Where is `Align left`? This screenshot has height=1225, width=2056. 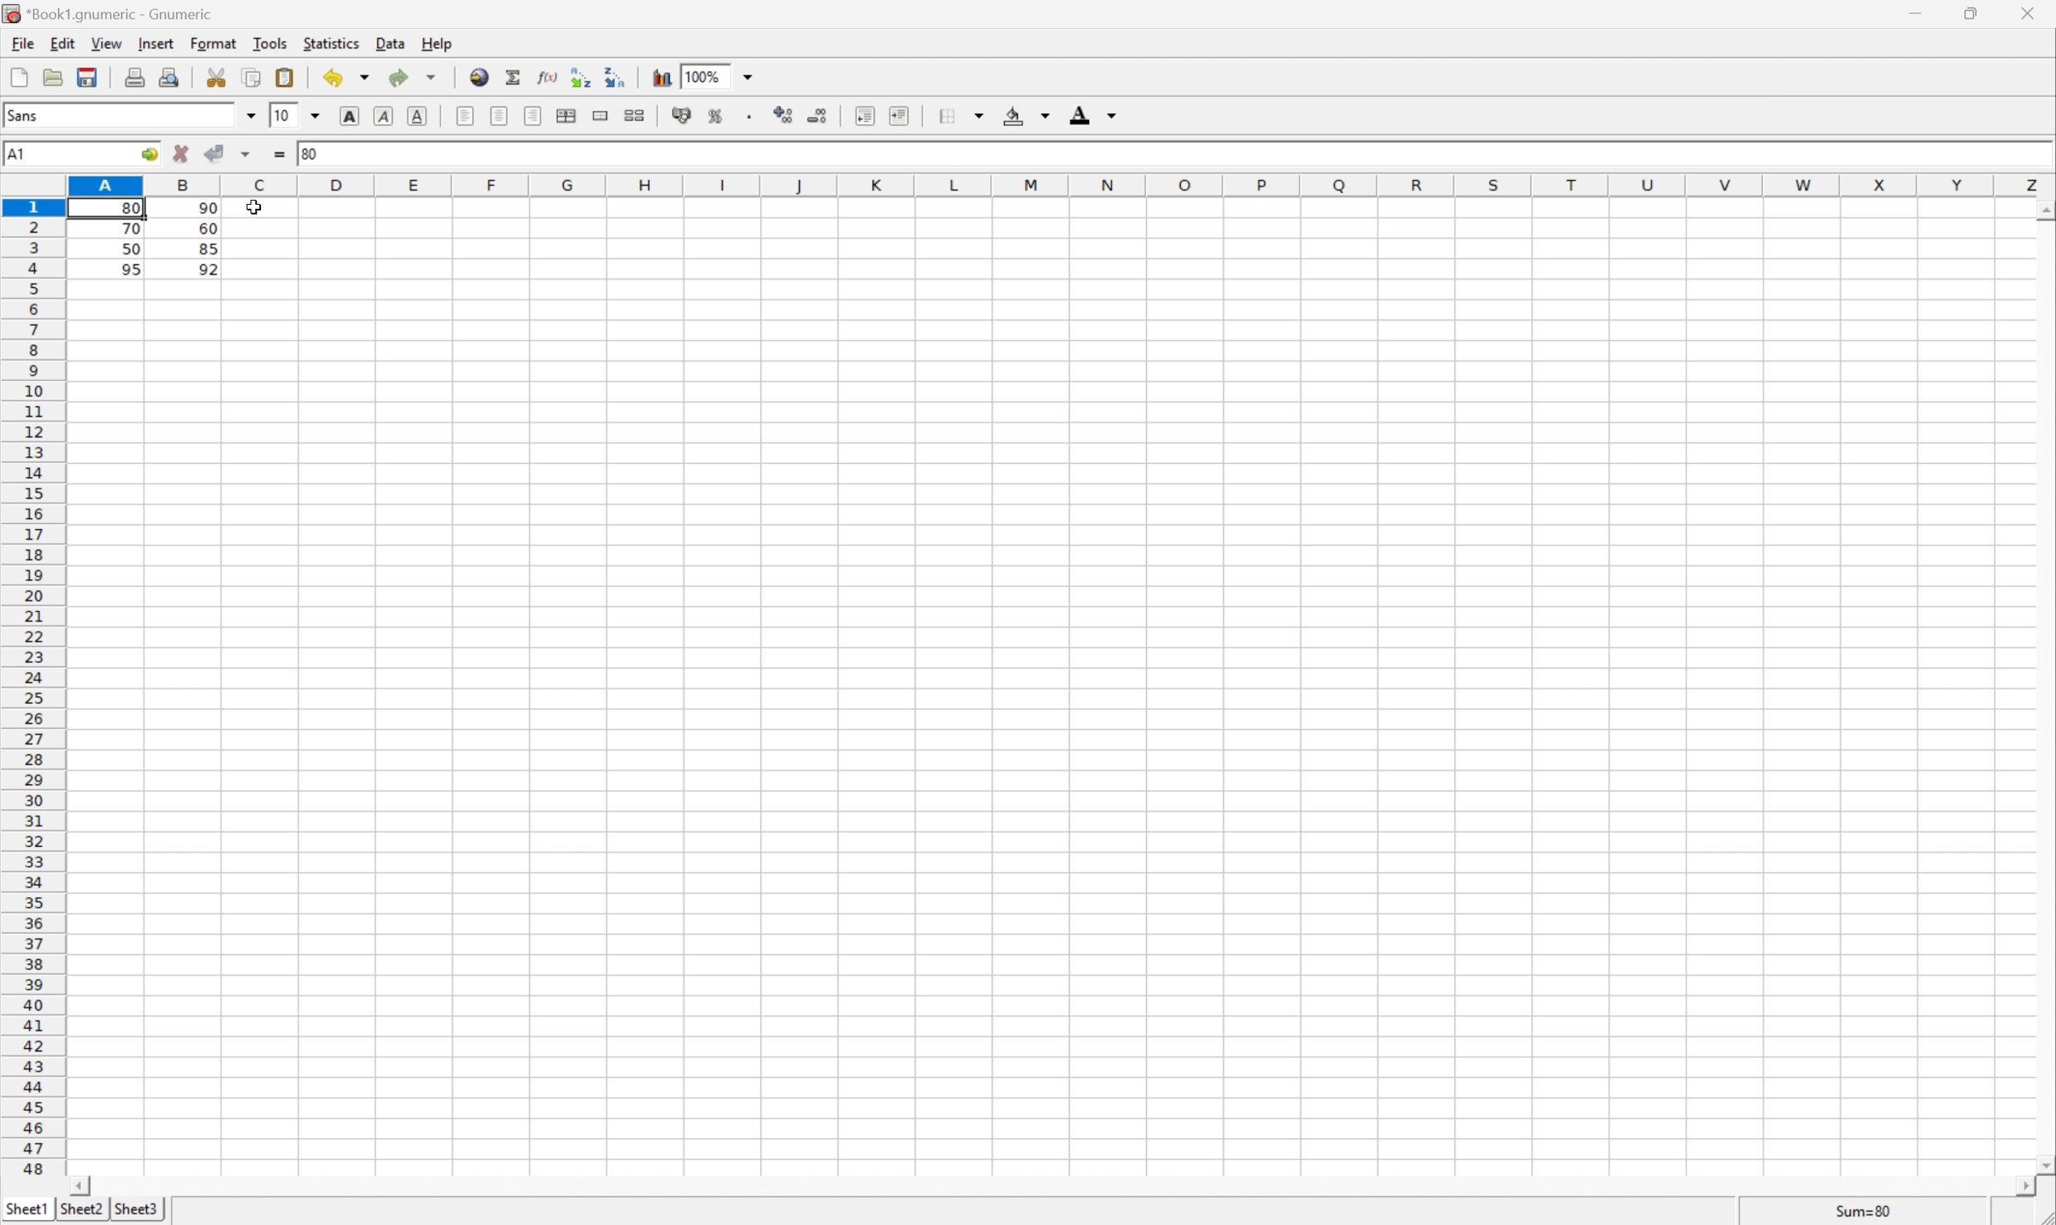 Align left is located at coordinates (535, 115).